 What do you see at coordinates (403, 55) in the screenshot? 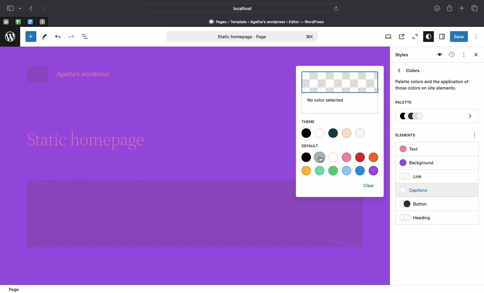
I see `Styles` at bounding box center [403, 55].